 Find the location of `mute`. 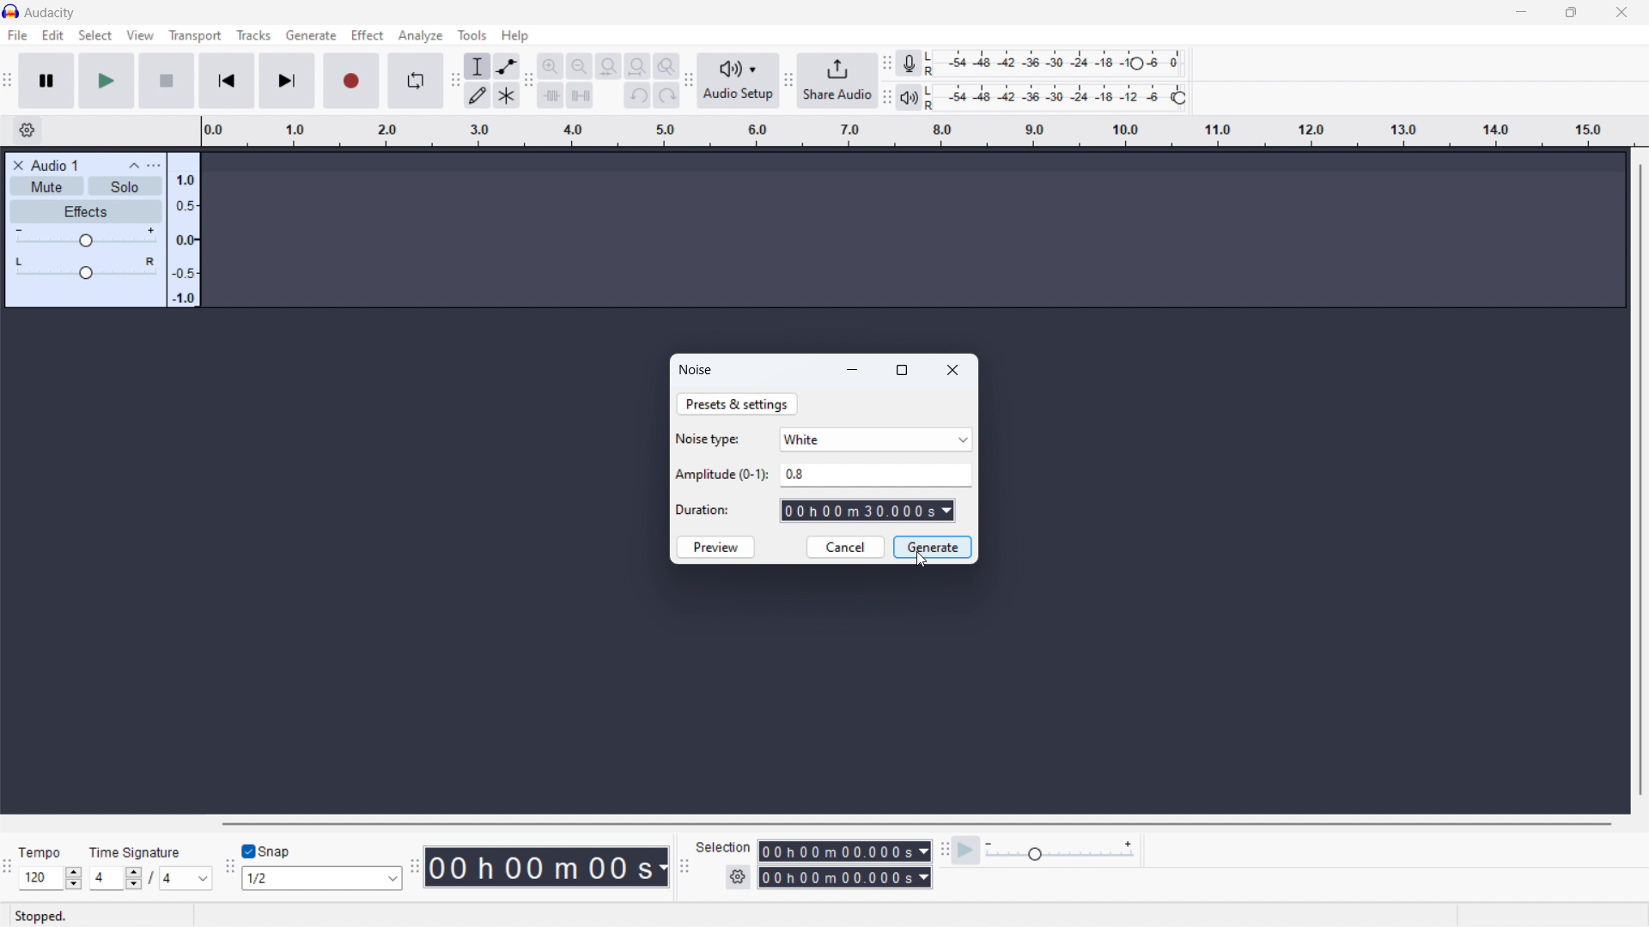

mute is located at coordinates (46, 185).